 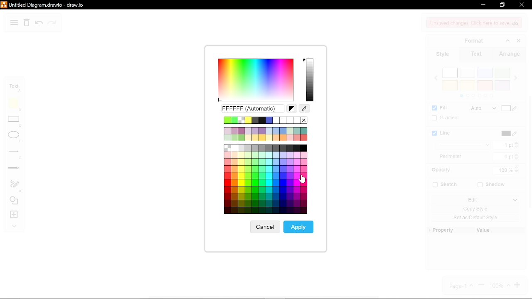 What do you see at coordinates (503, 5) in the screenshot?
I see `restore down` at bounding box center [503, 5].